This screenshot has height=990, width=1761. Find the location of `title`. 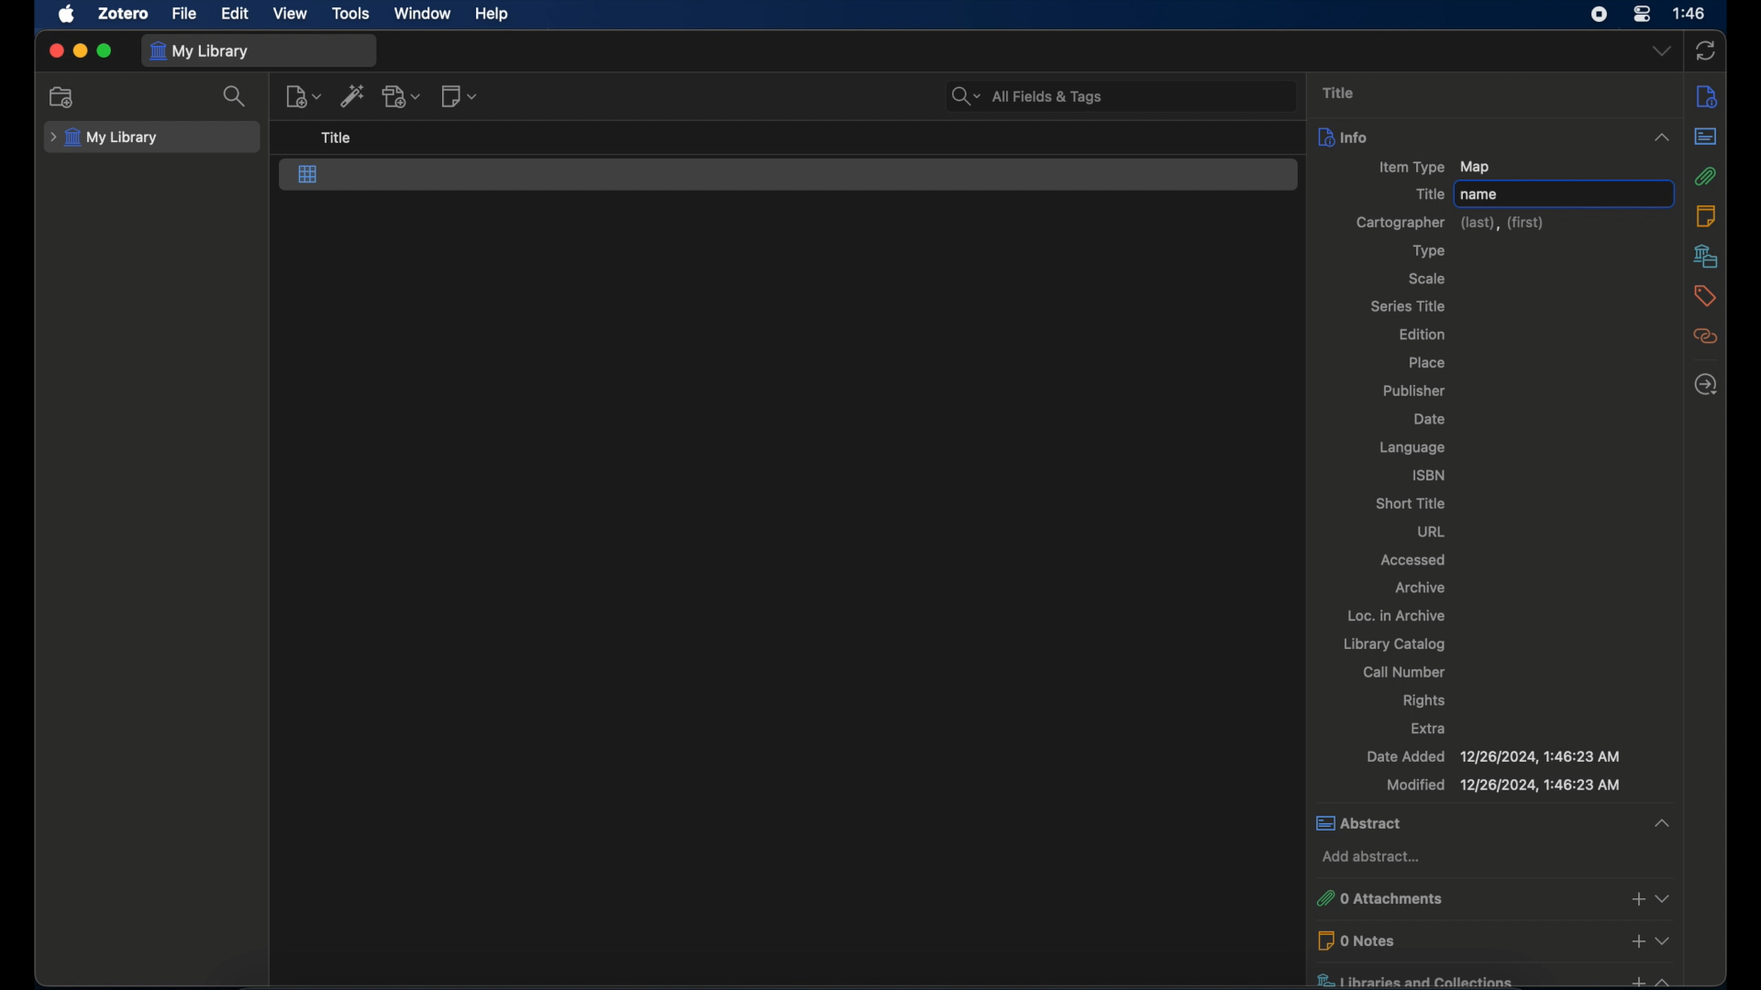

title is located at coordinates (1339, 92).